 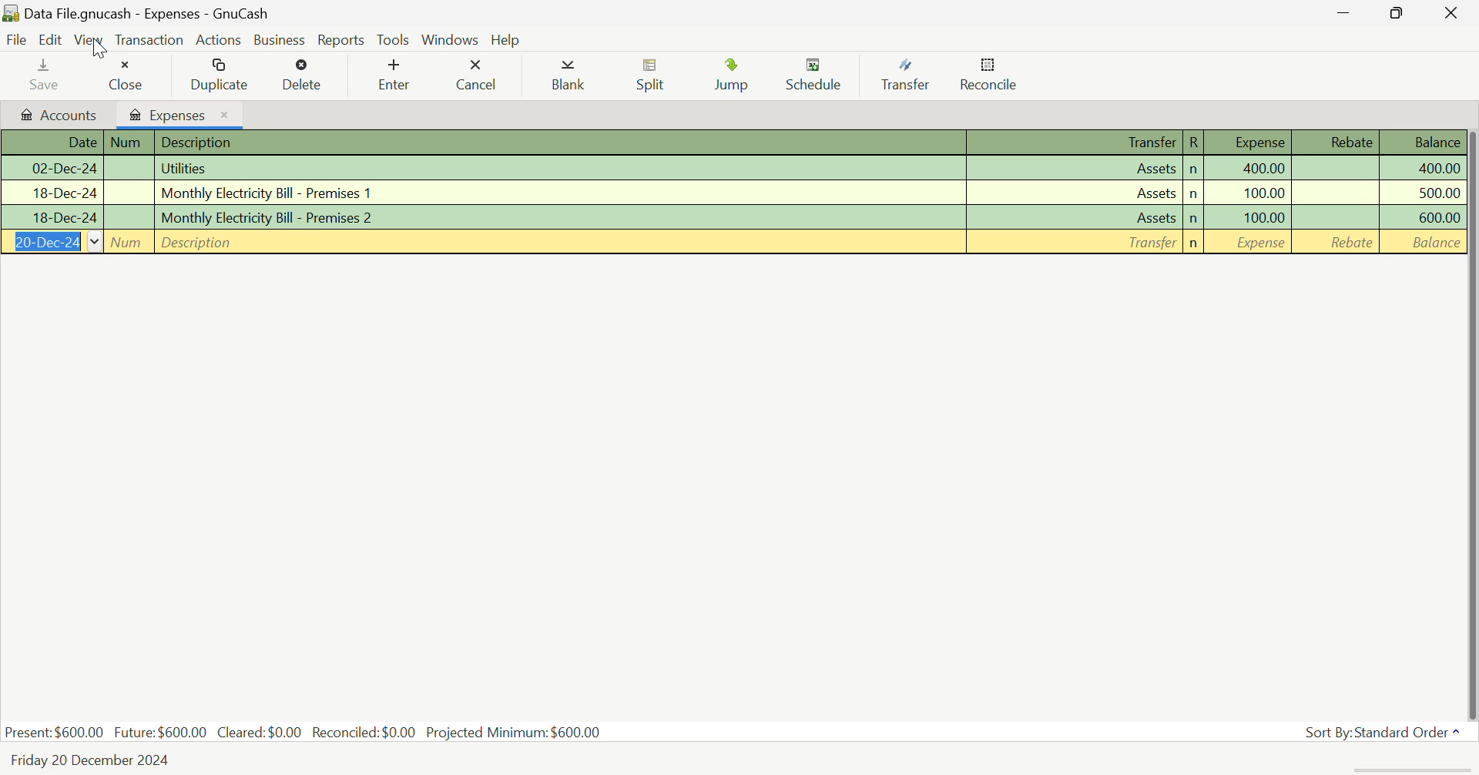 I want to click on Expenses Tab, so click(x=181, y=113).